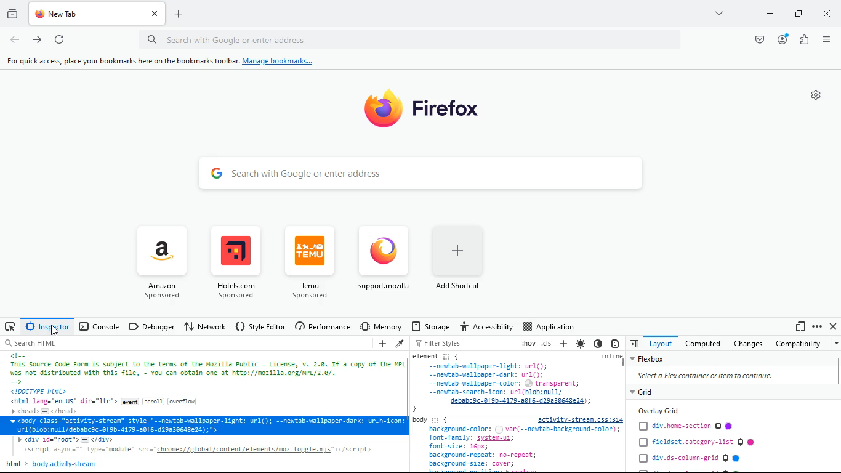 The height and width of the screenshot is (473, 841). Describe the element at coordinates (314, 265) in the screenshot. I see `temu` at that location.